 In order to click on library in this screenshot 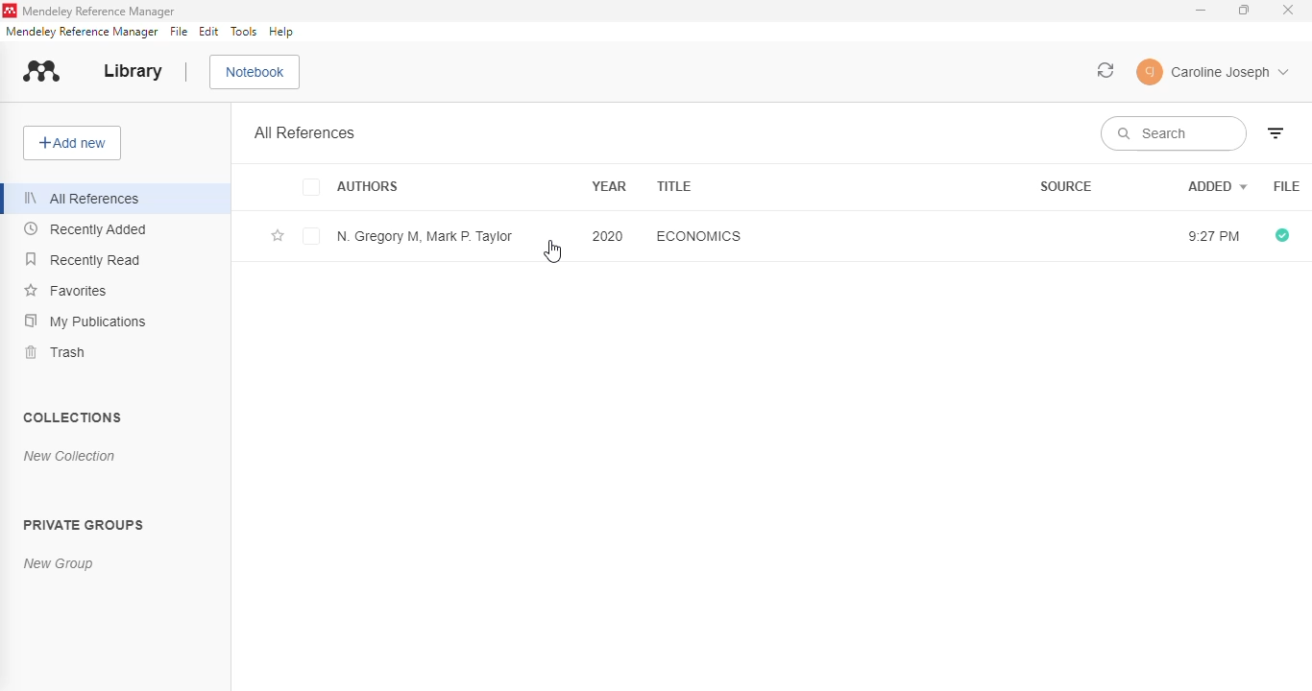, I will do `click(132, 71)`.